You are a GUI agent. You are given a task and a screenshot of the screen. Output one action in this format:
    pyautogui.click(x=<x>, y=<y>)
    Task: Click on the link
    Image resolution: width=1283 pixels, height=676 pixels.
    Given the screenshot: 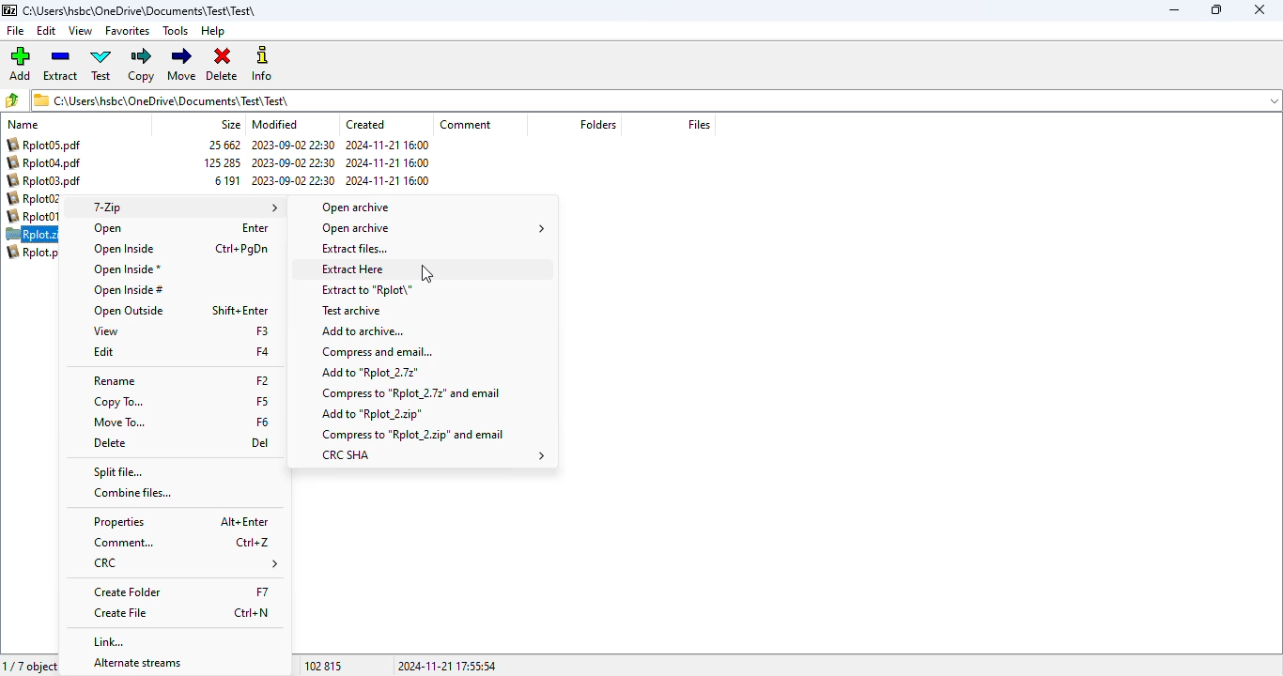 What is the action you would take?
    pyautogui.click(x=110, y=641)
    